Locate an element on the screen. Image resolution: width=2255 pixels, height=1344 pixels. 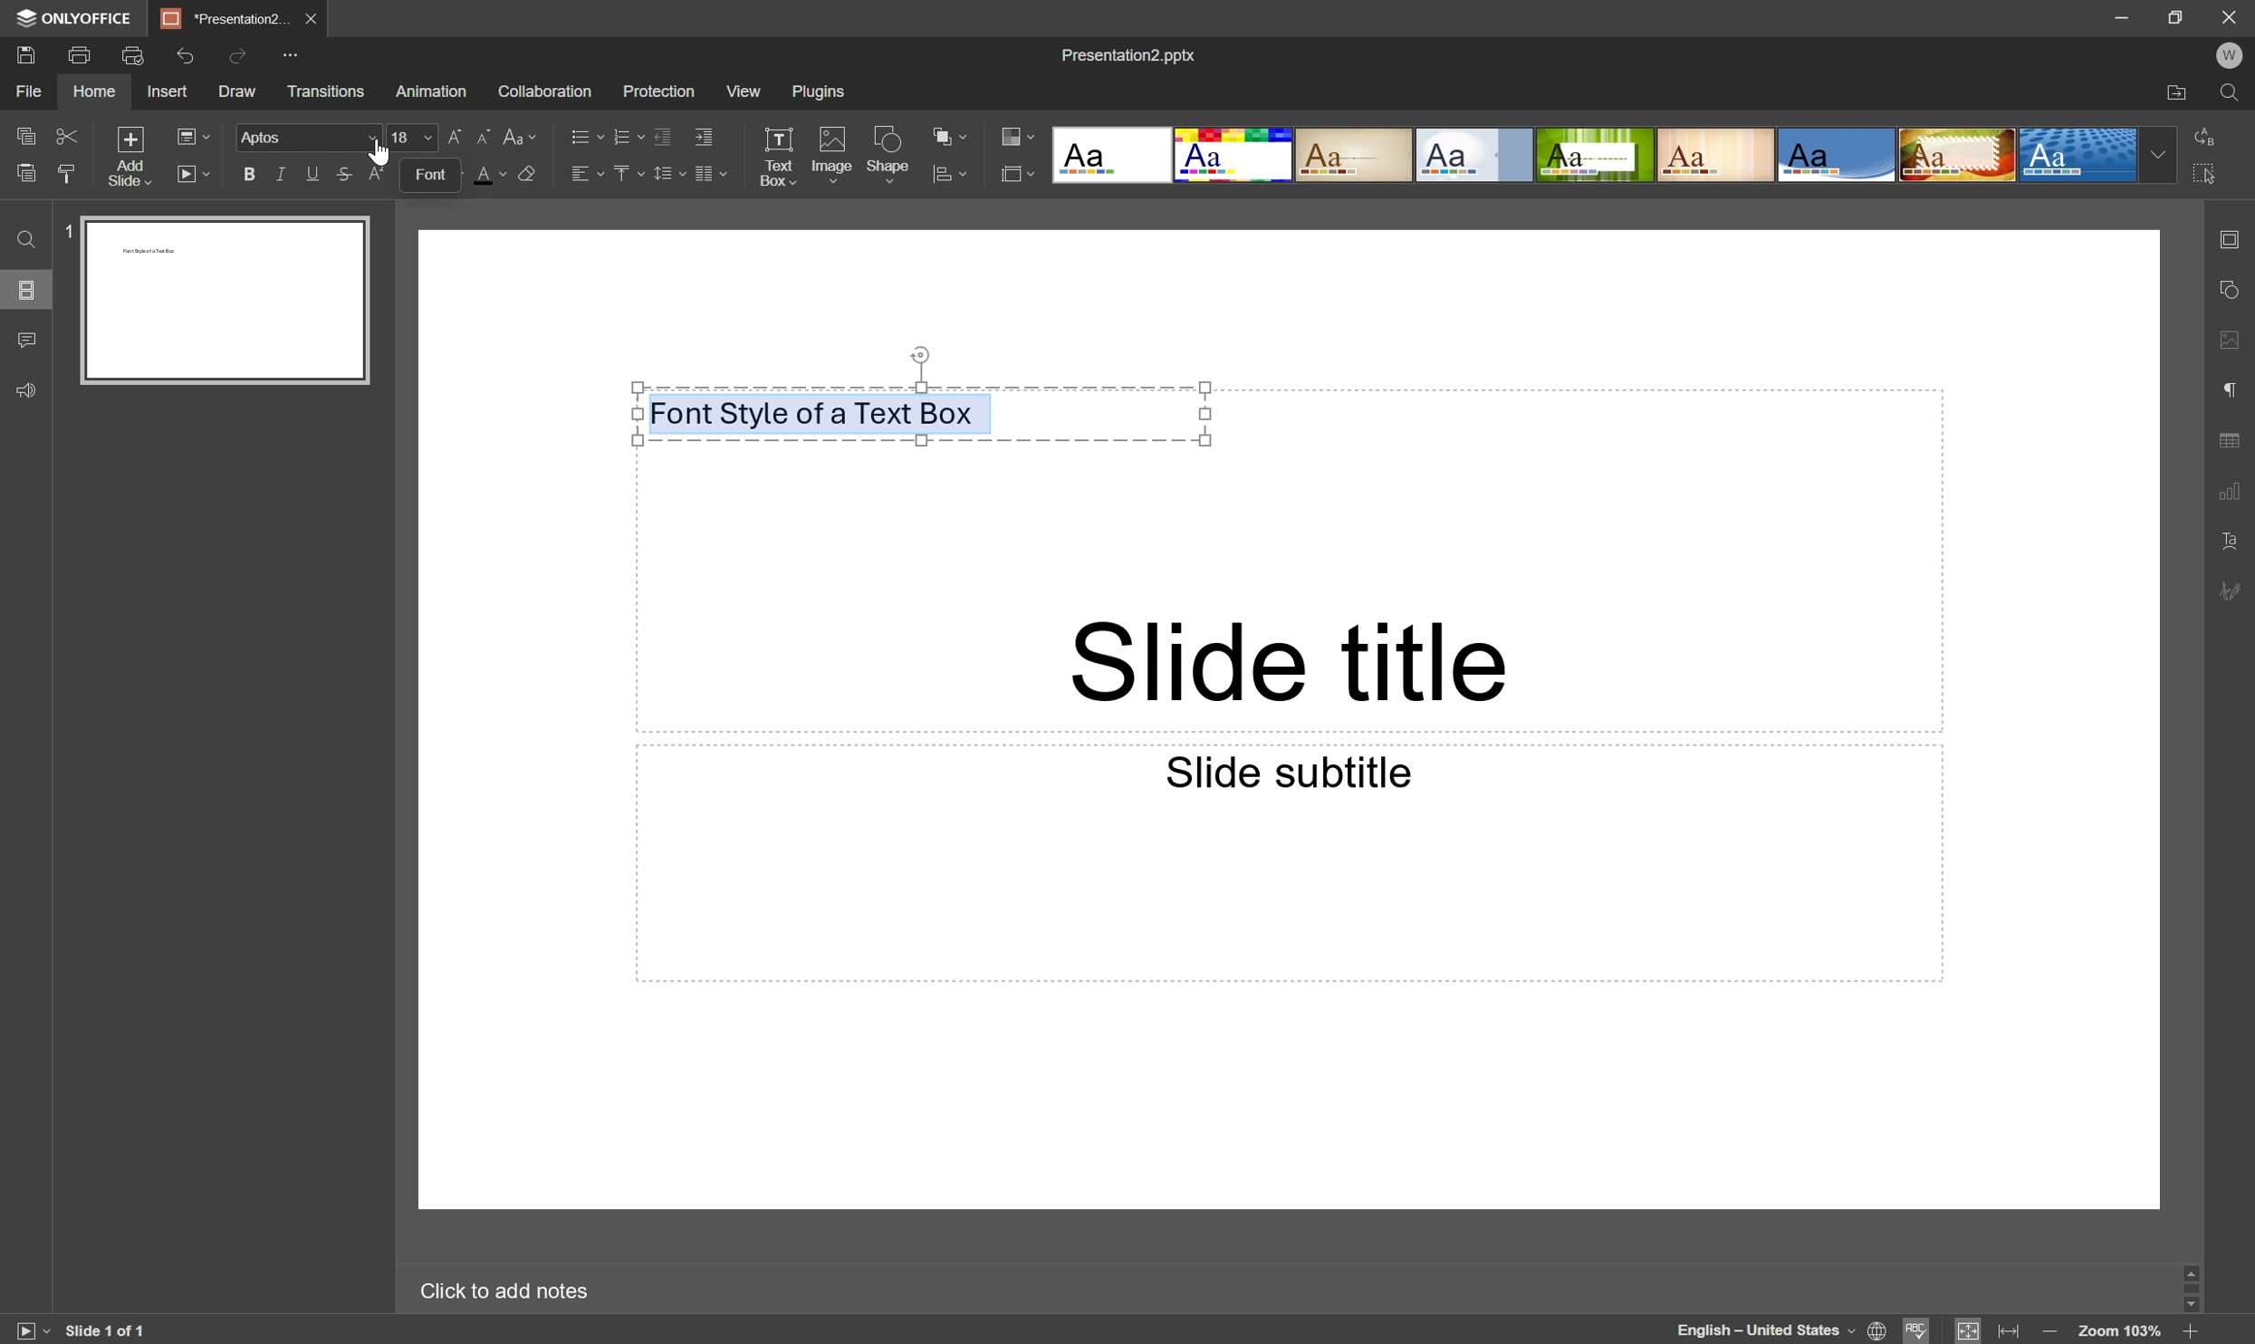
Highlight color is located at coordinates (447, 172).